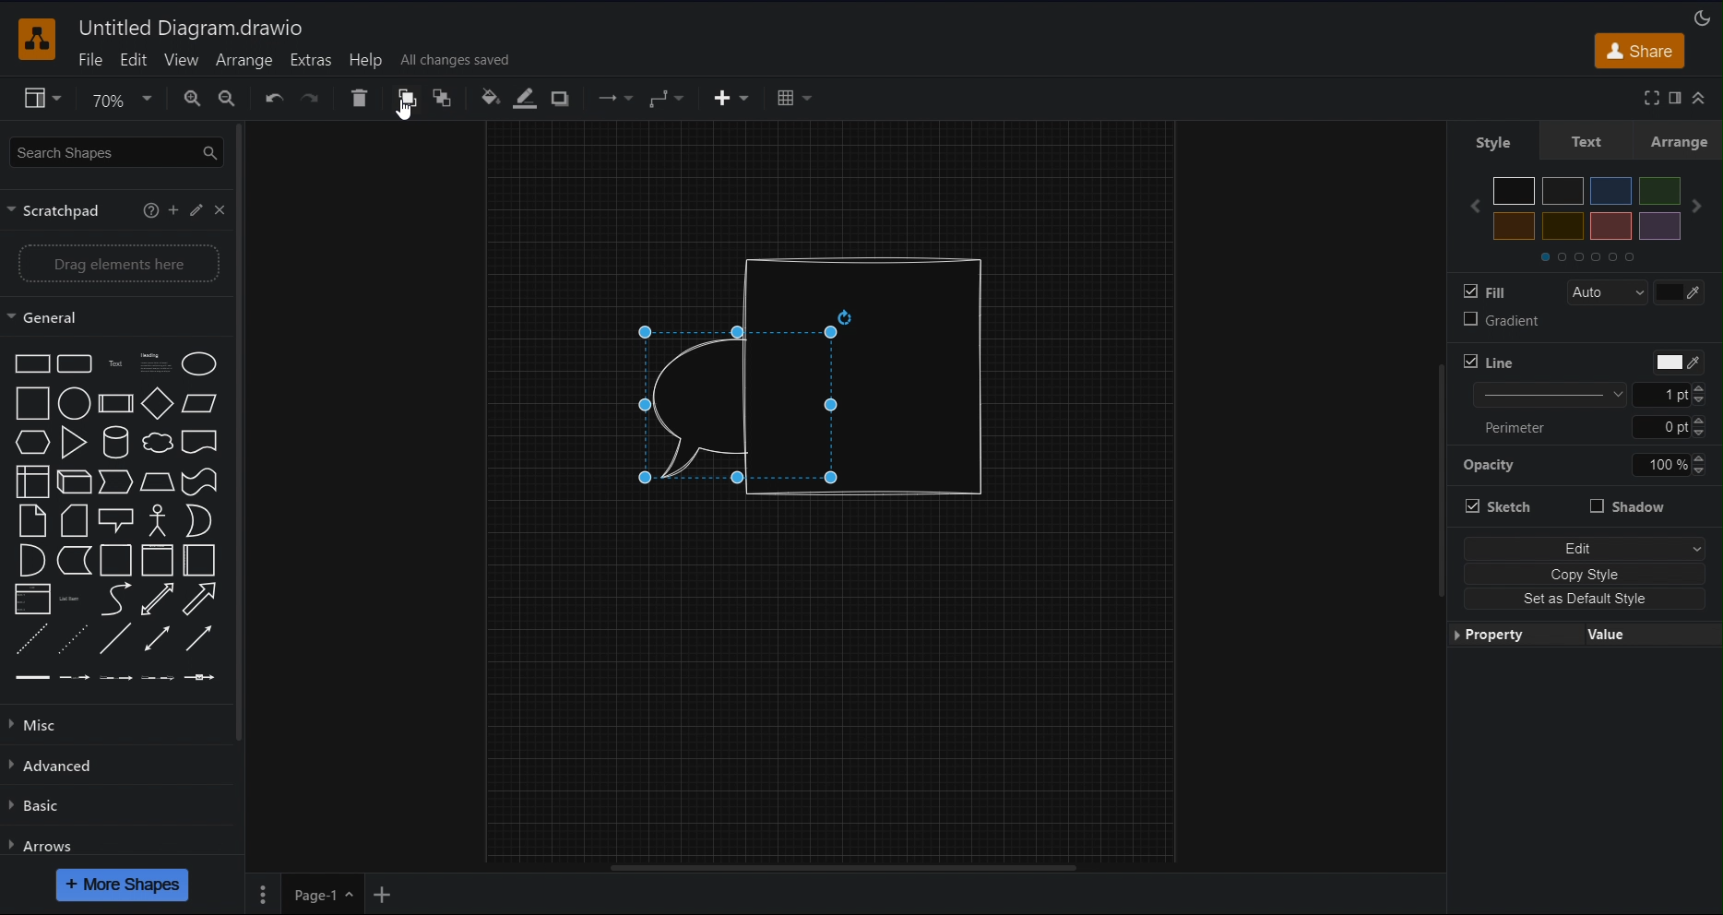 This screenshot has width=1723, height=915. I want to click on Page 1, so click(323, 894).